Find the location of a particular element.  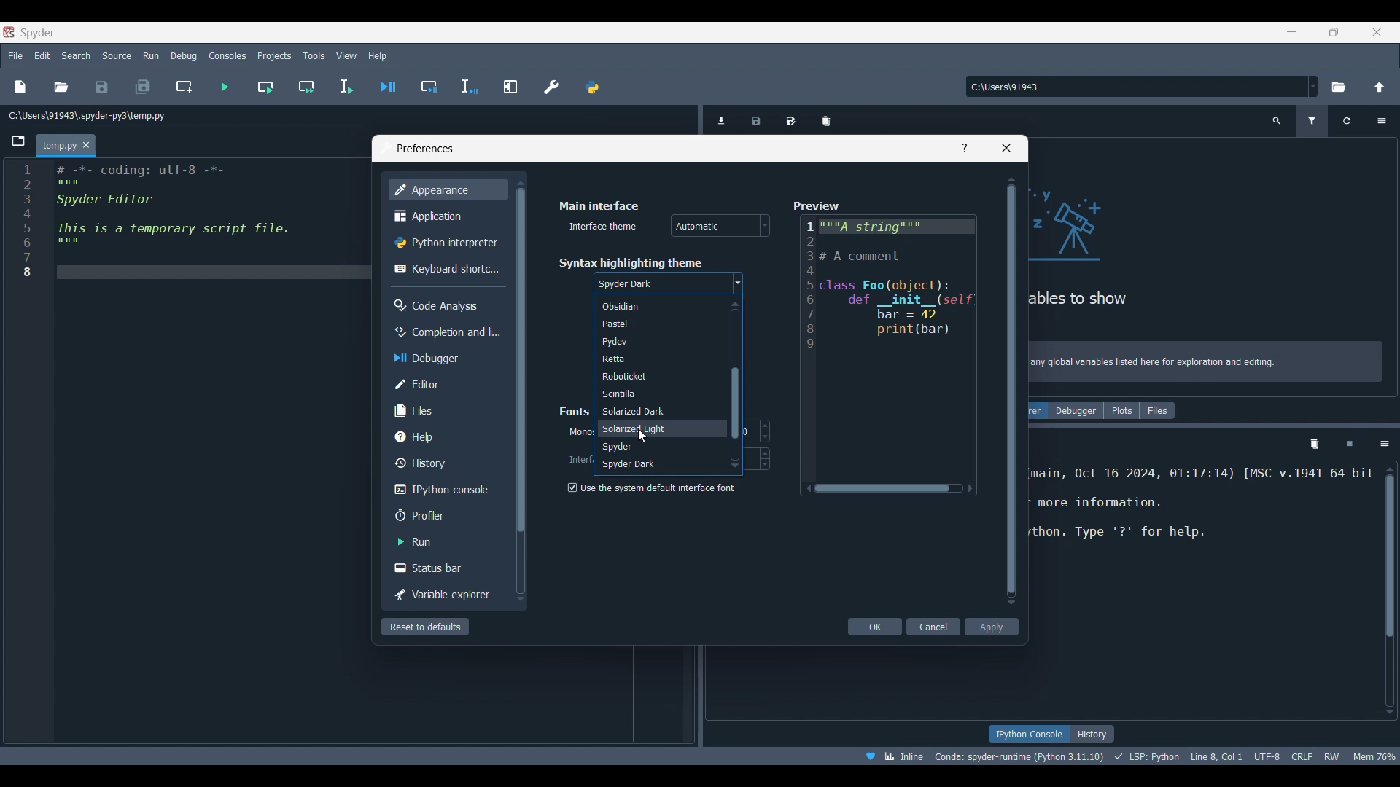

Browse tabs is located at coordinates (18, 141).